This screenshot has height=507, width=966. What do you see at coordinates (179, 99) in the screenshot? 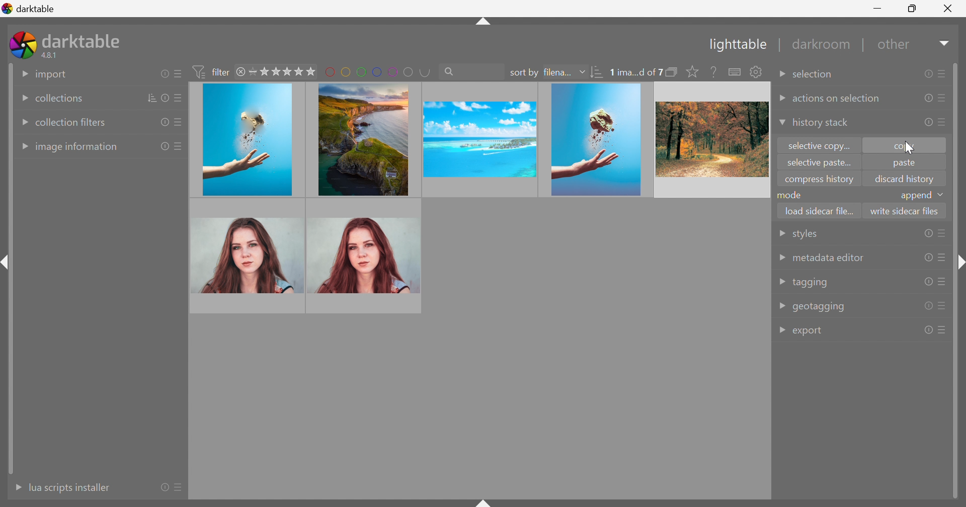
I see `presets` at bounding box center [179, 99].